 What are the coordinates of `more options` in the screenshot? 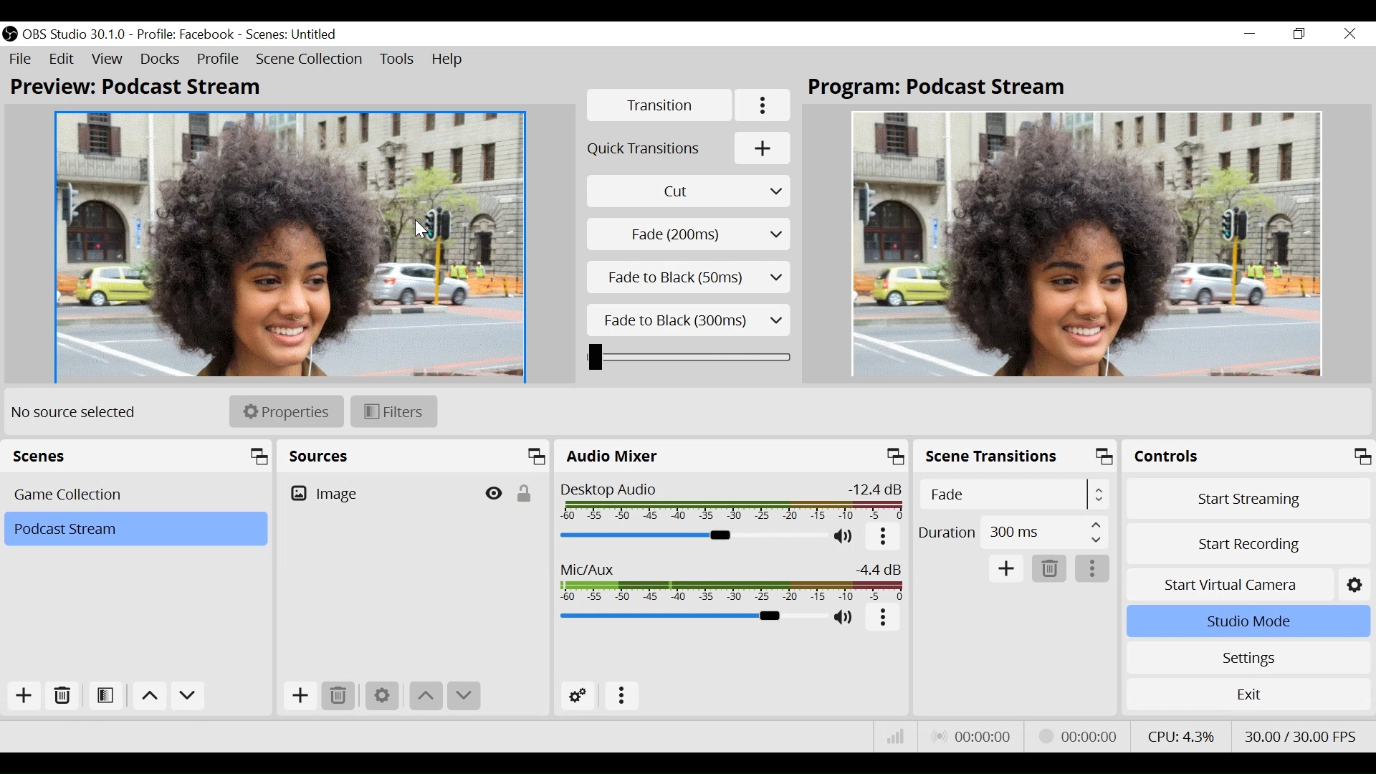 It's located at (1094, 568).